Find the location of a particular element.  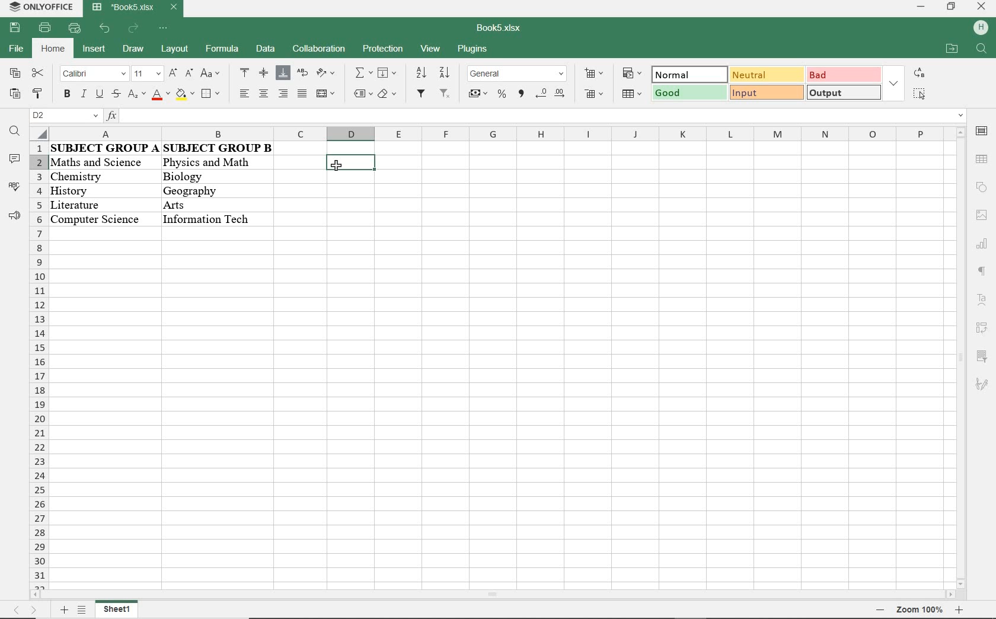

insert cells is located at coordinates (593, 74).